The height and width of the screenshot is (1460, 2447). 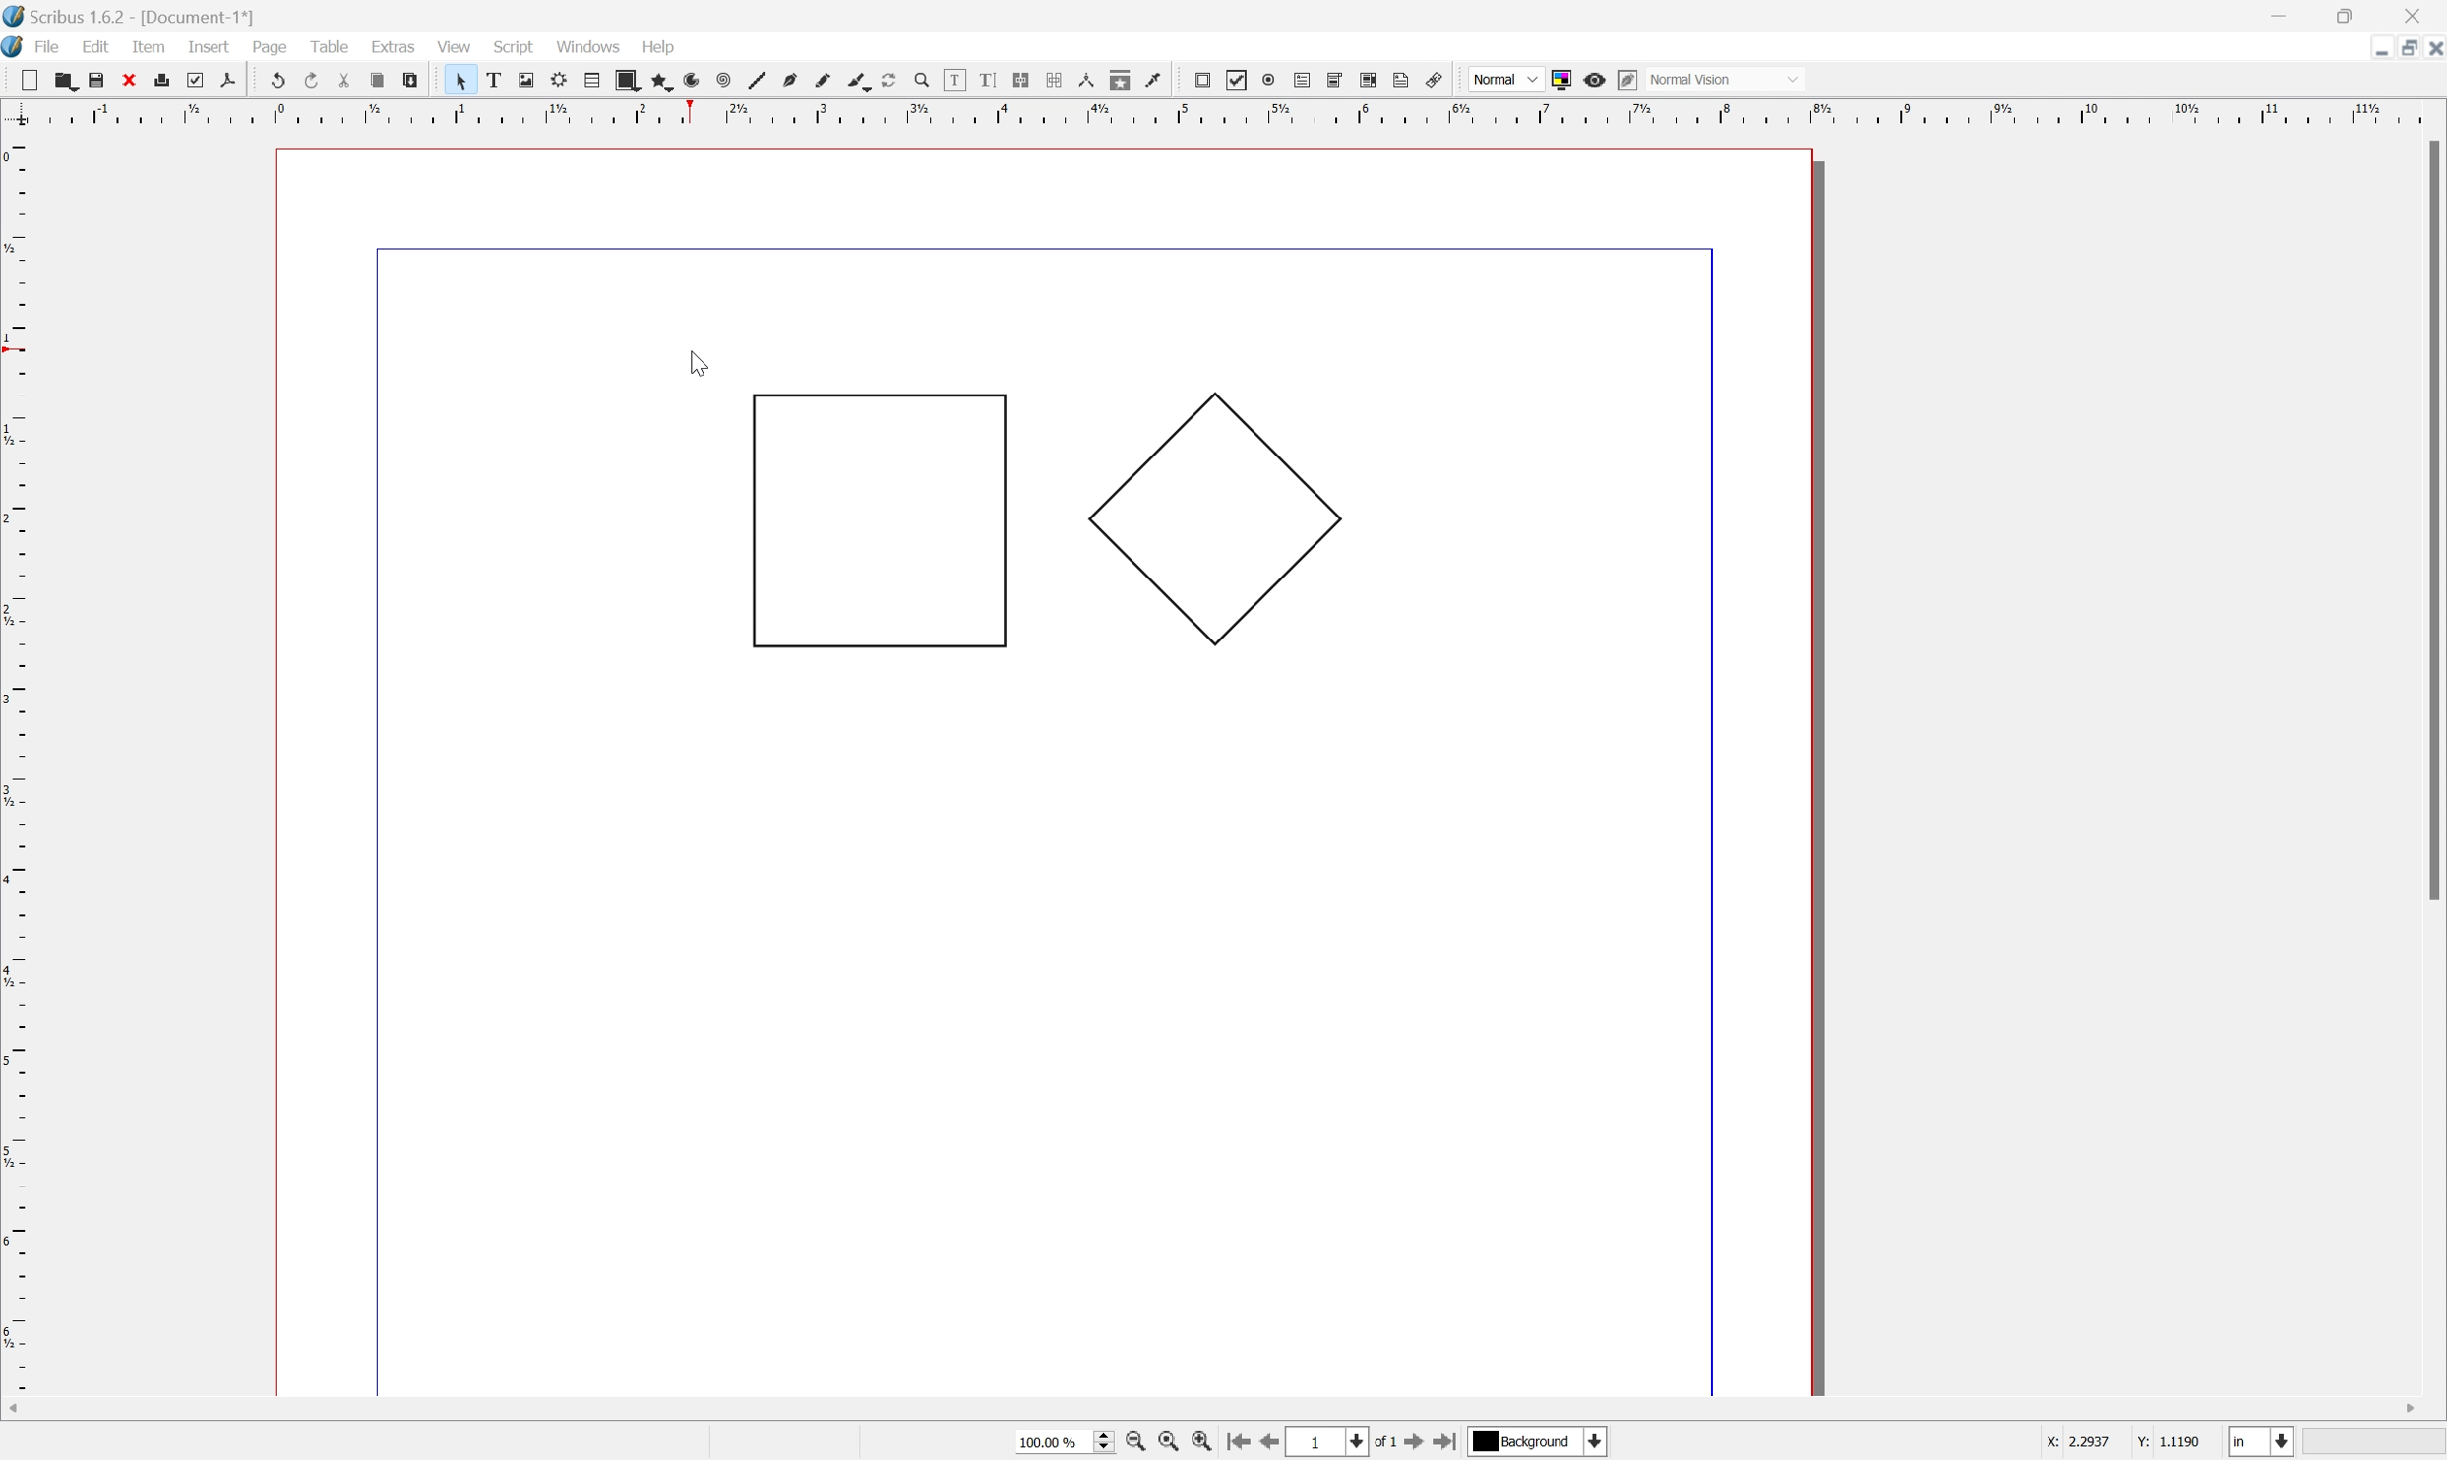 What do you see at coordinates (2406, 48) in the screenshot?
I see `Restore down` at bounding box center [2406, 48].